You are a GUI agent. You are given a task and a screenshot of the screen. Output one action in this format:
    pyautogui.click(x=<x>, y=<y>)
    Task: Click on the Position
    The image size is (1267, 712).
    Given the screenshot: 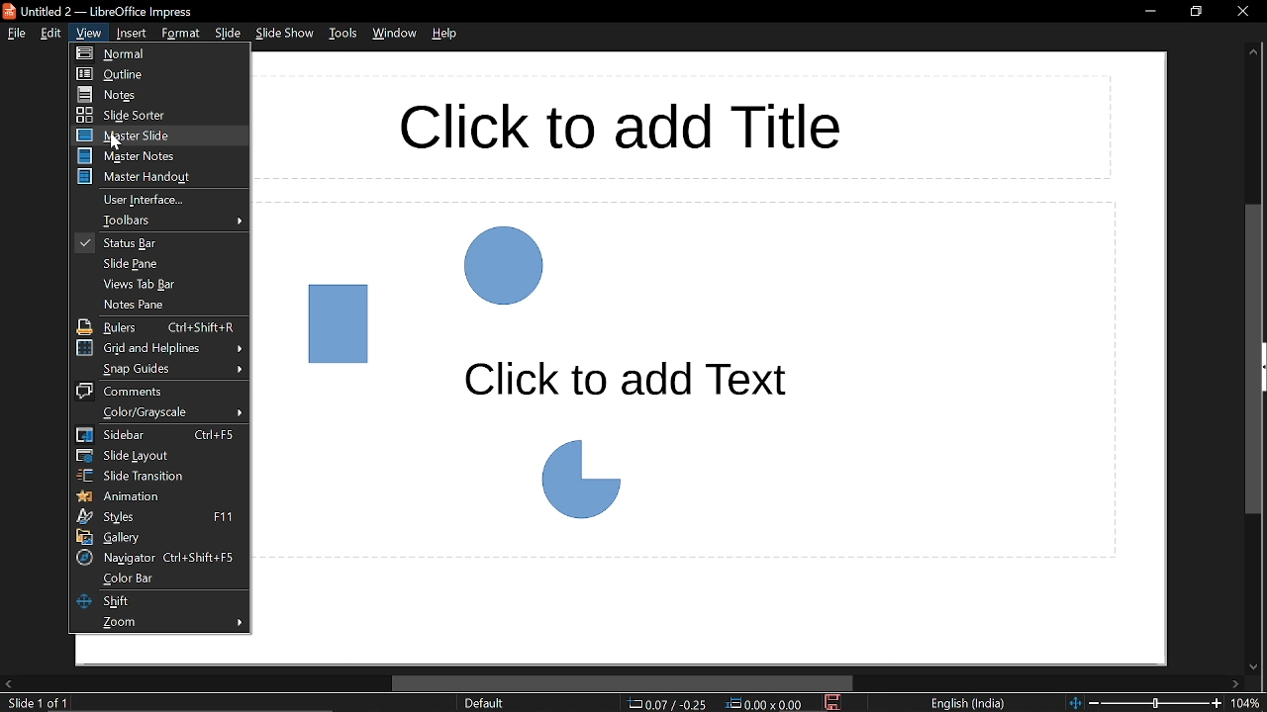 What is the action you would take?
    pyautogui.click(x=668, y=704)
    